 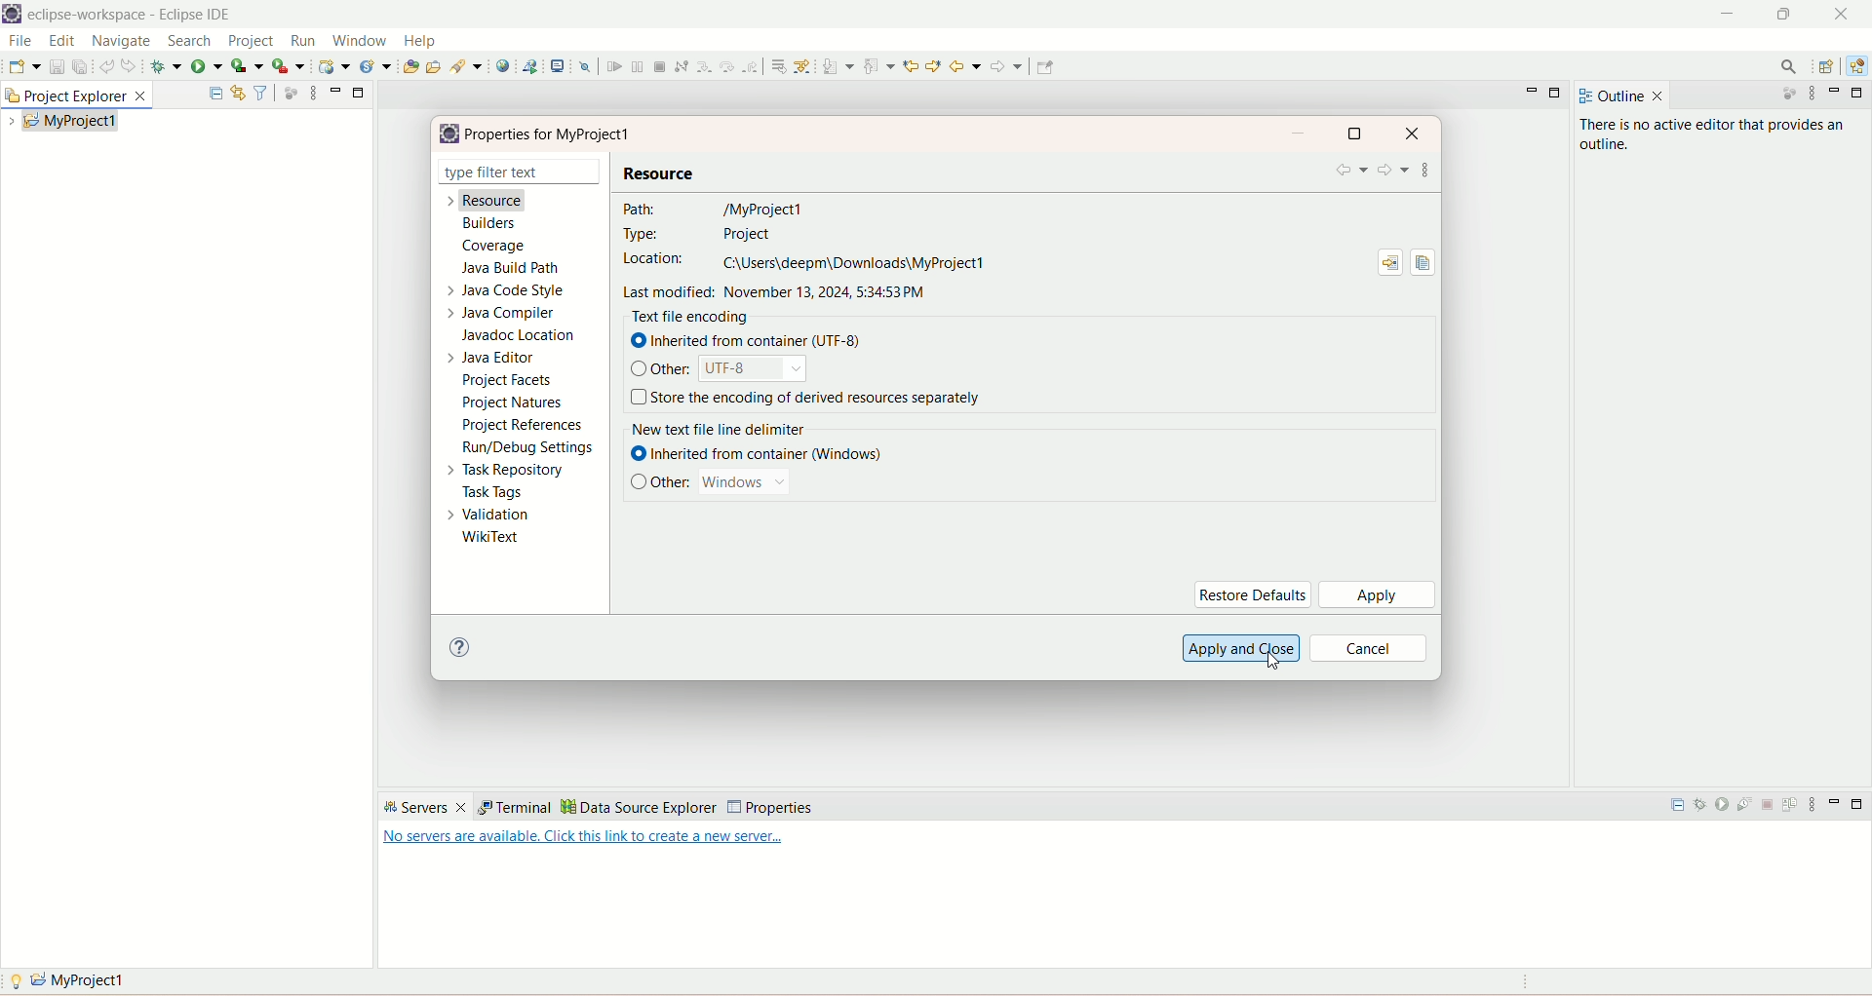 What do you see at coordinates (19, 42) in the screenshot?
I see `file` at bounding box center [19, 42].